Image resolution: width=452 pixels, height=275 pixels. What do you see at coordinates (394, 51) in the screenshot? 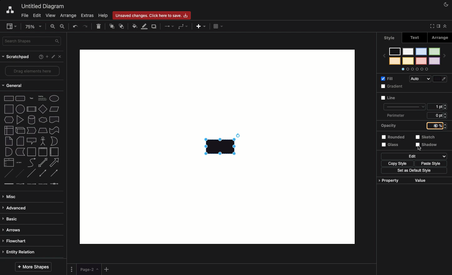
I see `color 7` at bounding box center [394, 51].